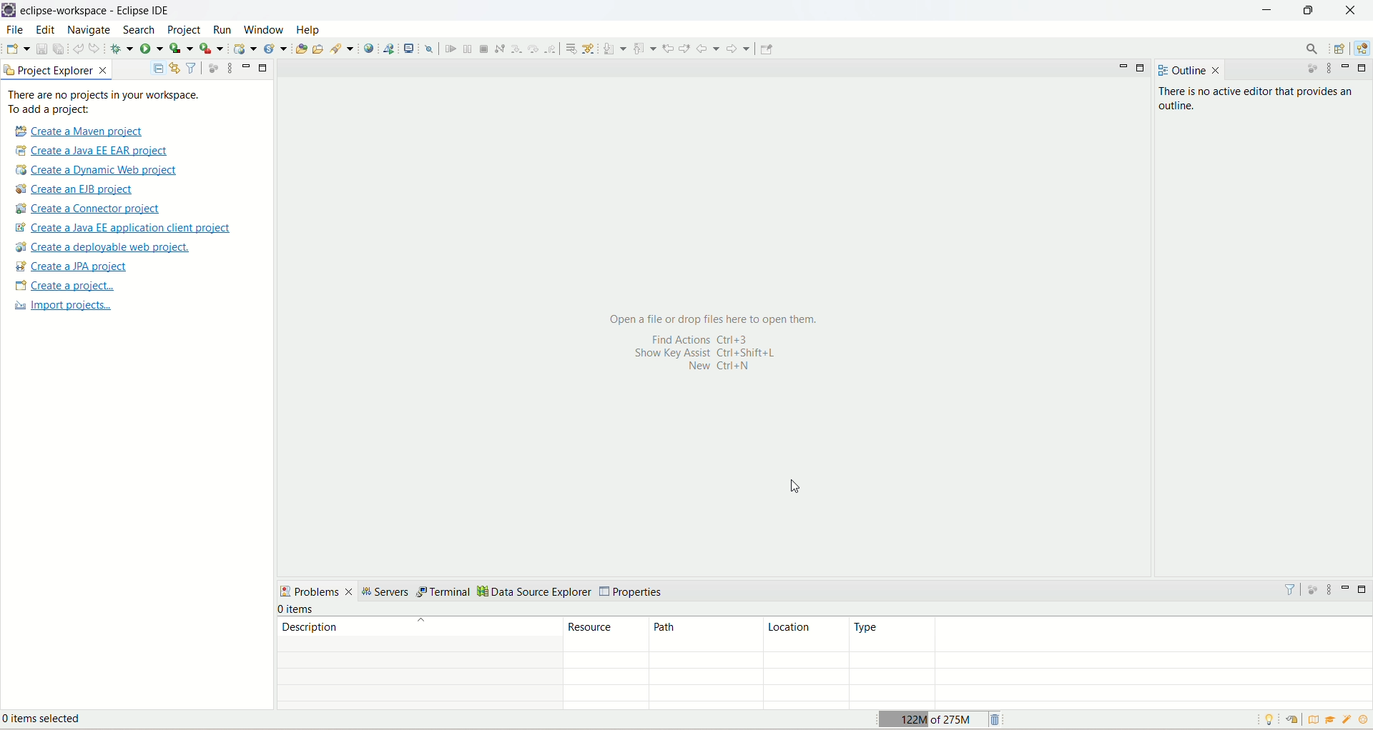 Image resolution: width=1373 pixels, height=730 pixels. What do you see at coordinates (930, 718) in the screenshot?
I see `122M of 275M` at bounding box center [930, 718].